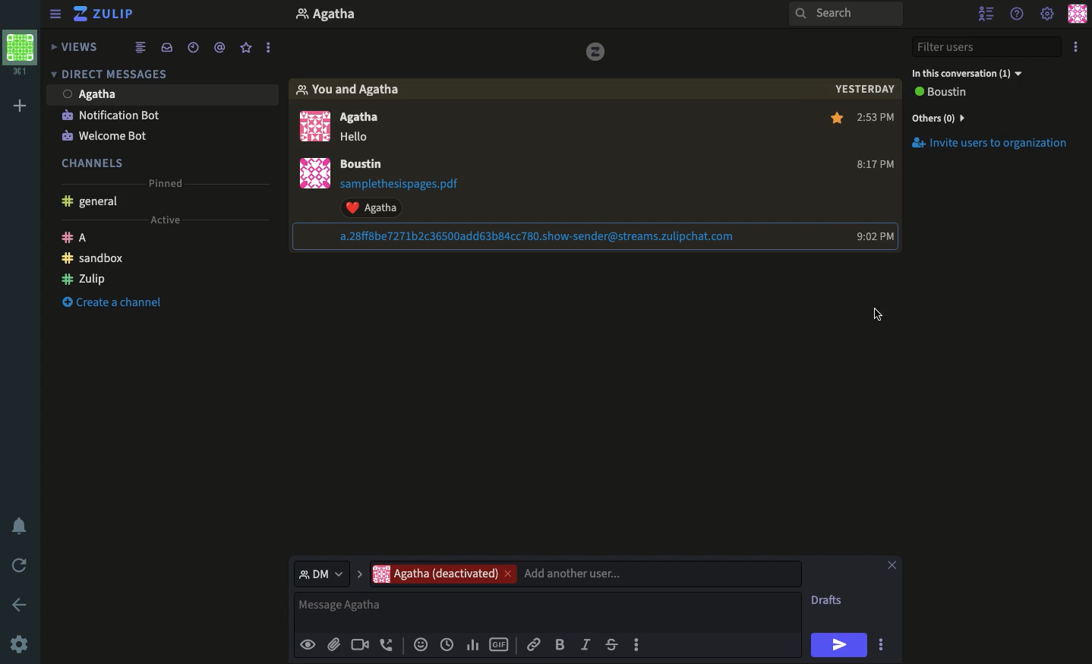  I want to click on Identity, so click(309, 645).